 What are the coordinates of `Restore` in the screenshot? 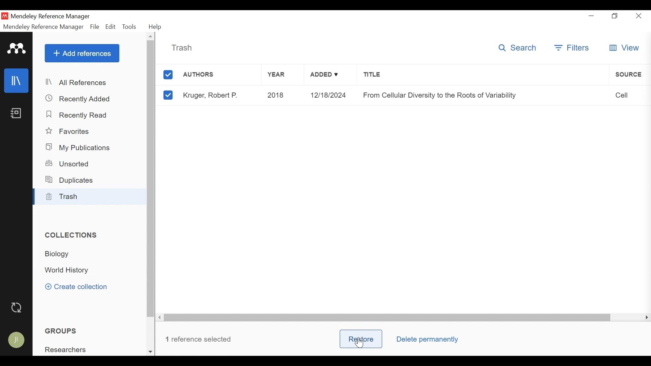 It's located at (360, 338).